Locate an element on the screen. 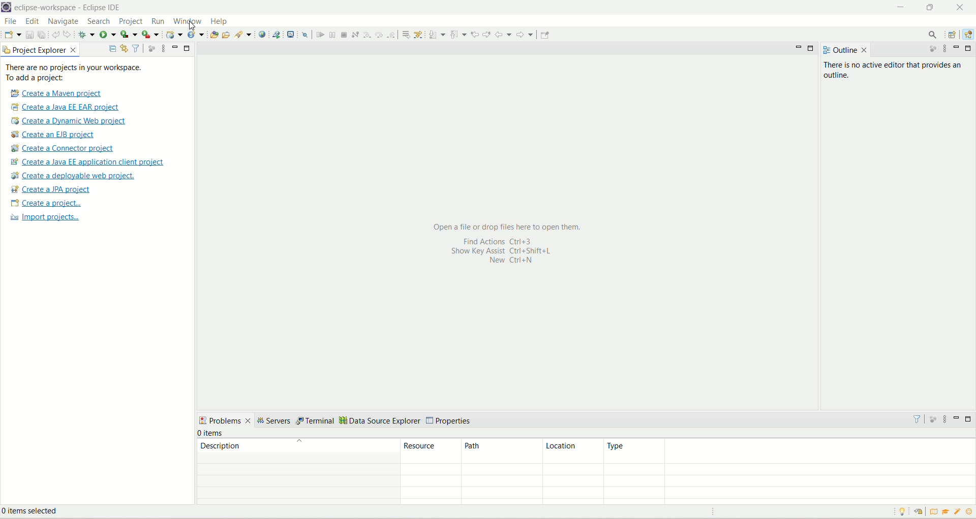  maximize is located at coordinates (188, 49).